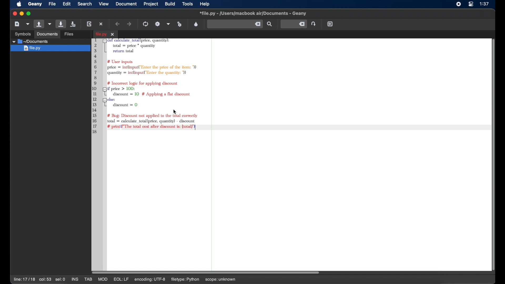 The image size is (505, 284). What do you see at coordinates (35, 4) in the screenshot?
I see `geany` at bounding box center [35, 4].